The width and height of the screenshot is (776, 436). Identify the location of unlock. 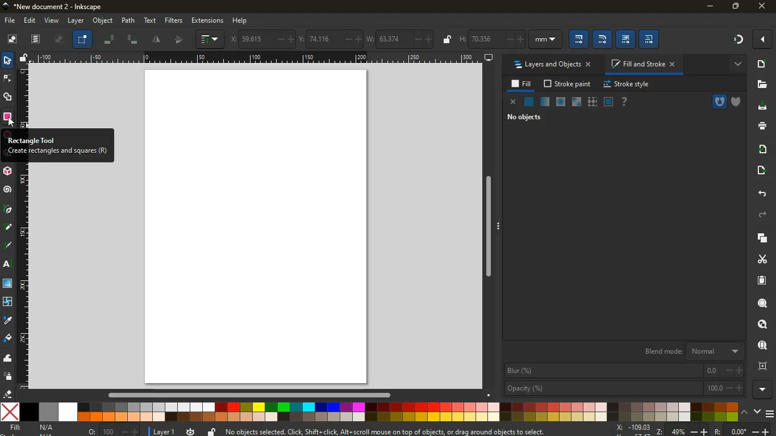
(448, 40).